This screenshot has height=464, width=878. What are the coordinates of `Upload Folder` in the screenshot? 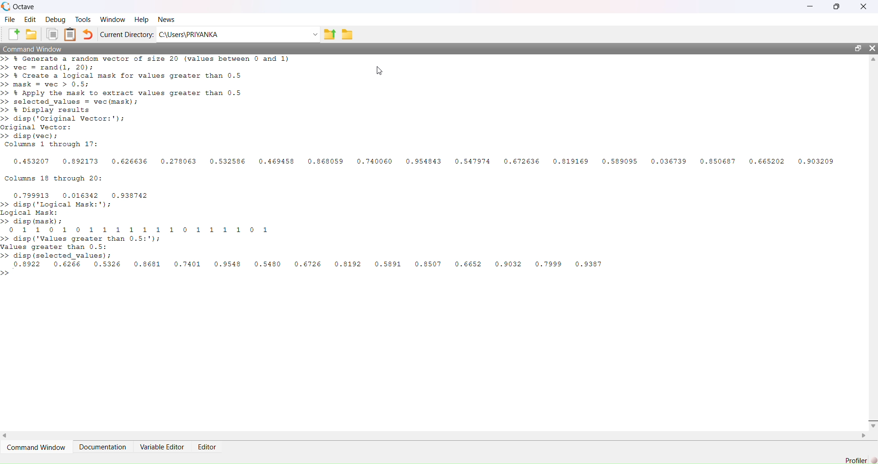 It's located at (329, 34).